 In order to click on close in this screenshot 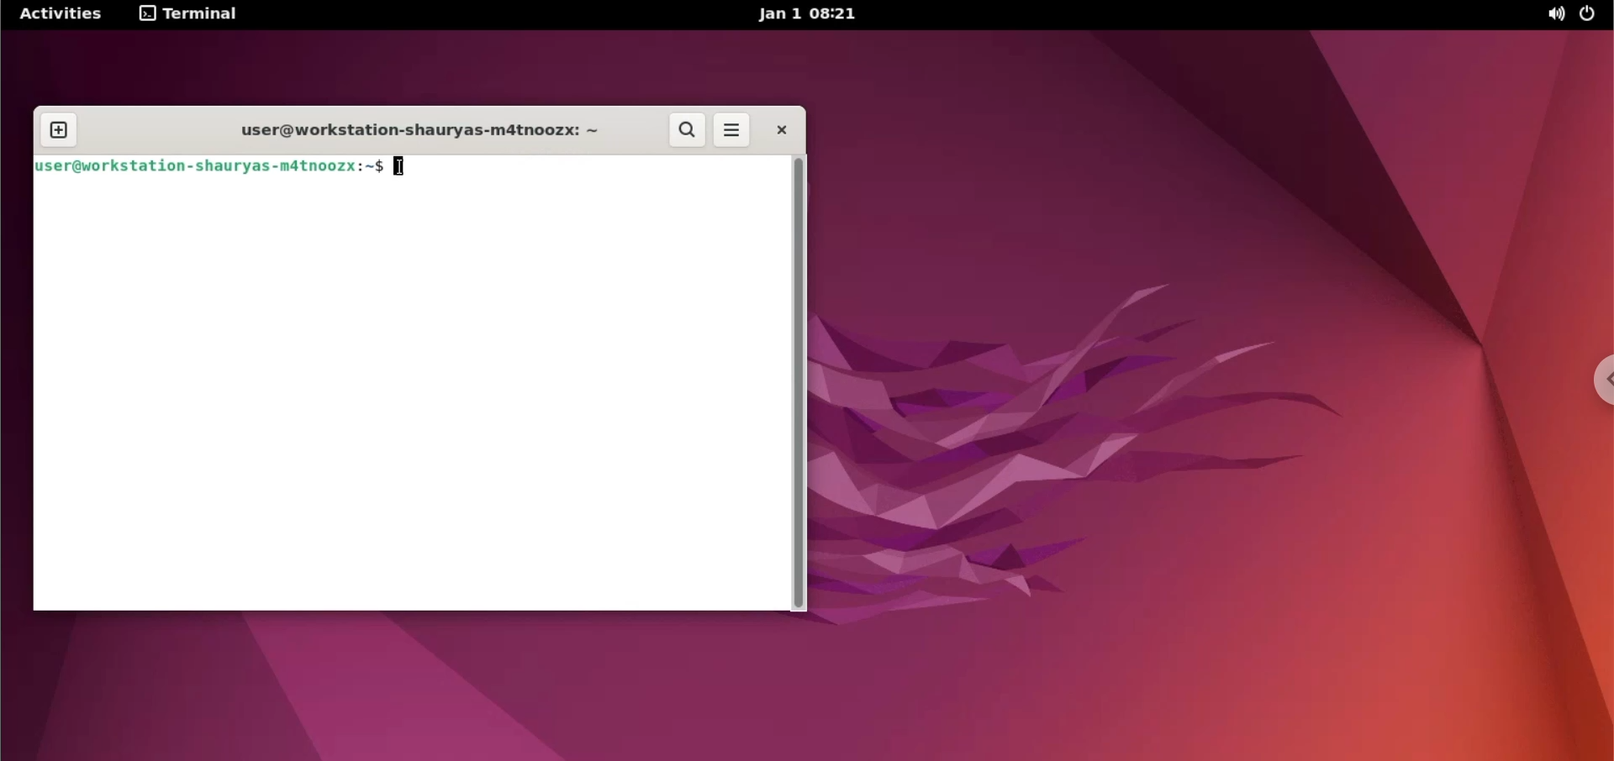, I will do `click(774, 129)`.